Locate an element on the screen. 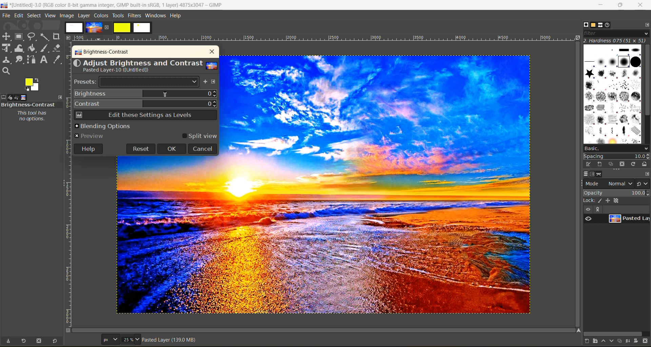 The image size is (651, 347). undo history is located at coordinates (16, 98).